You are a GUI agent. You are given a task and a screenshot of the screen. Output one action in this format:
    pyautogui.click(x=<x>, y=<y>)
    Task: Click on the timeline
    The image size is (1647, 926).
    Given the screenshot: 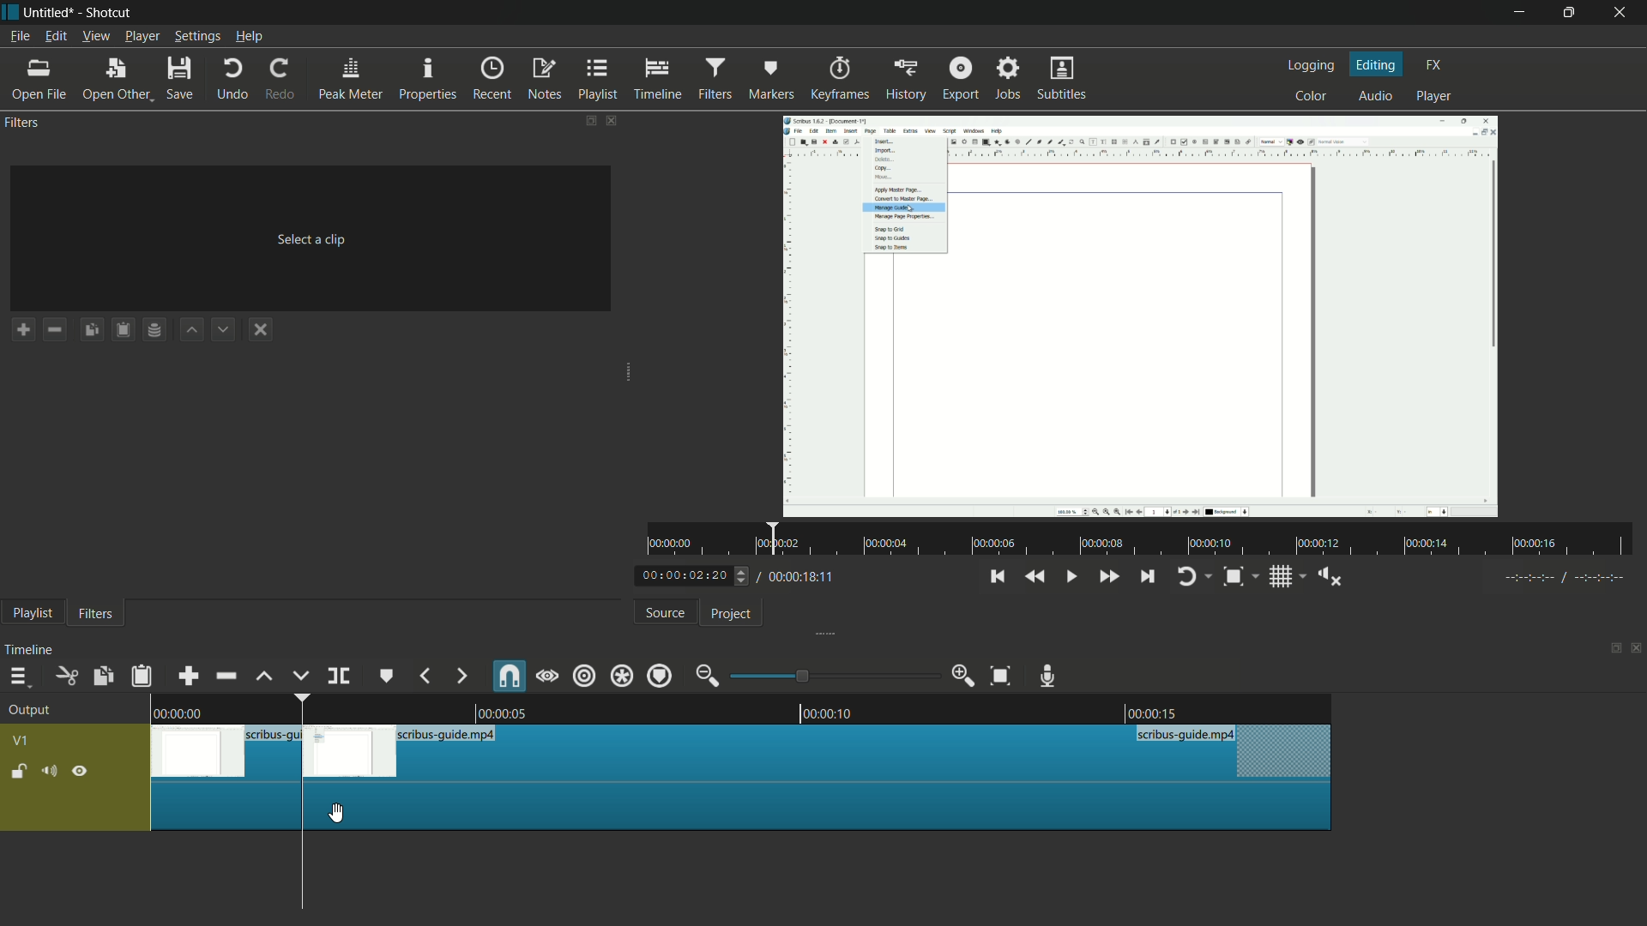 What is the action you would take?
    pyautogui.click(x=29, y=650)
    